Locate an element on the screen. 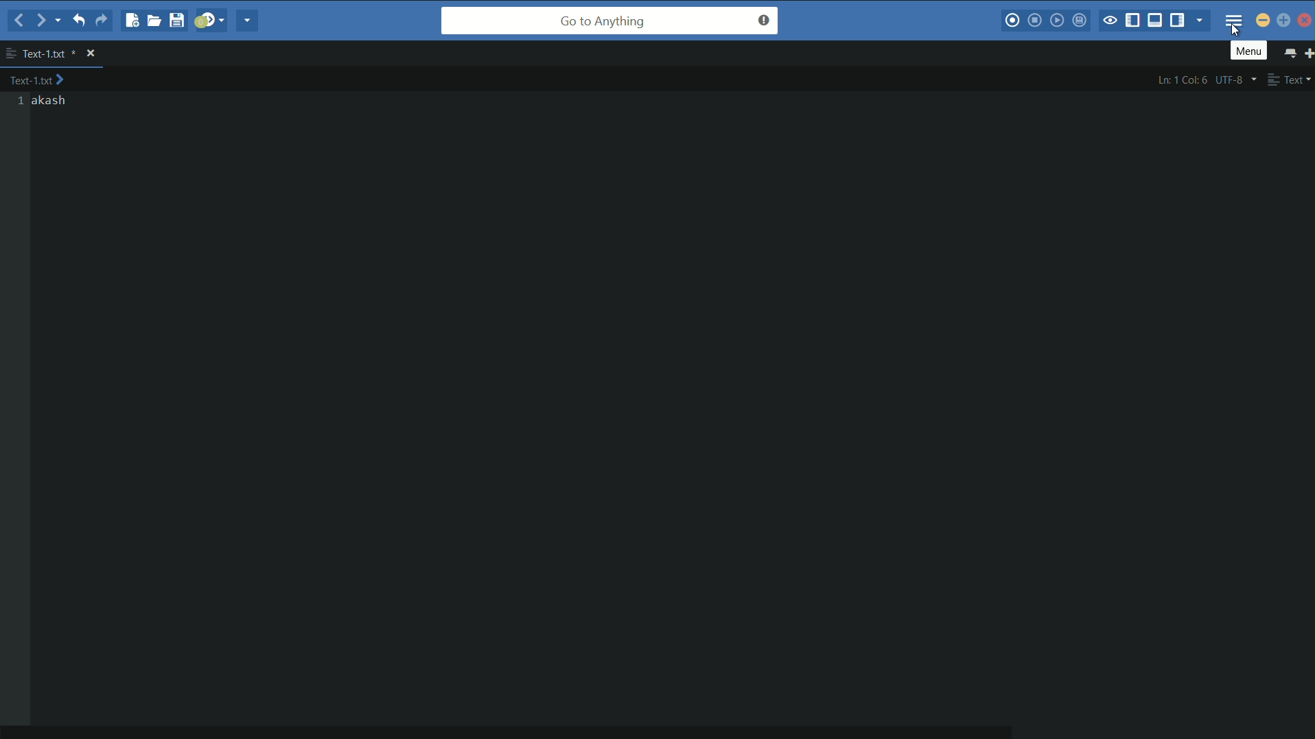  record macro is located at coordinates (1012, 21).